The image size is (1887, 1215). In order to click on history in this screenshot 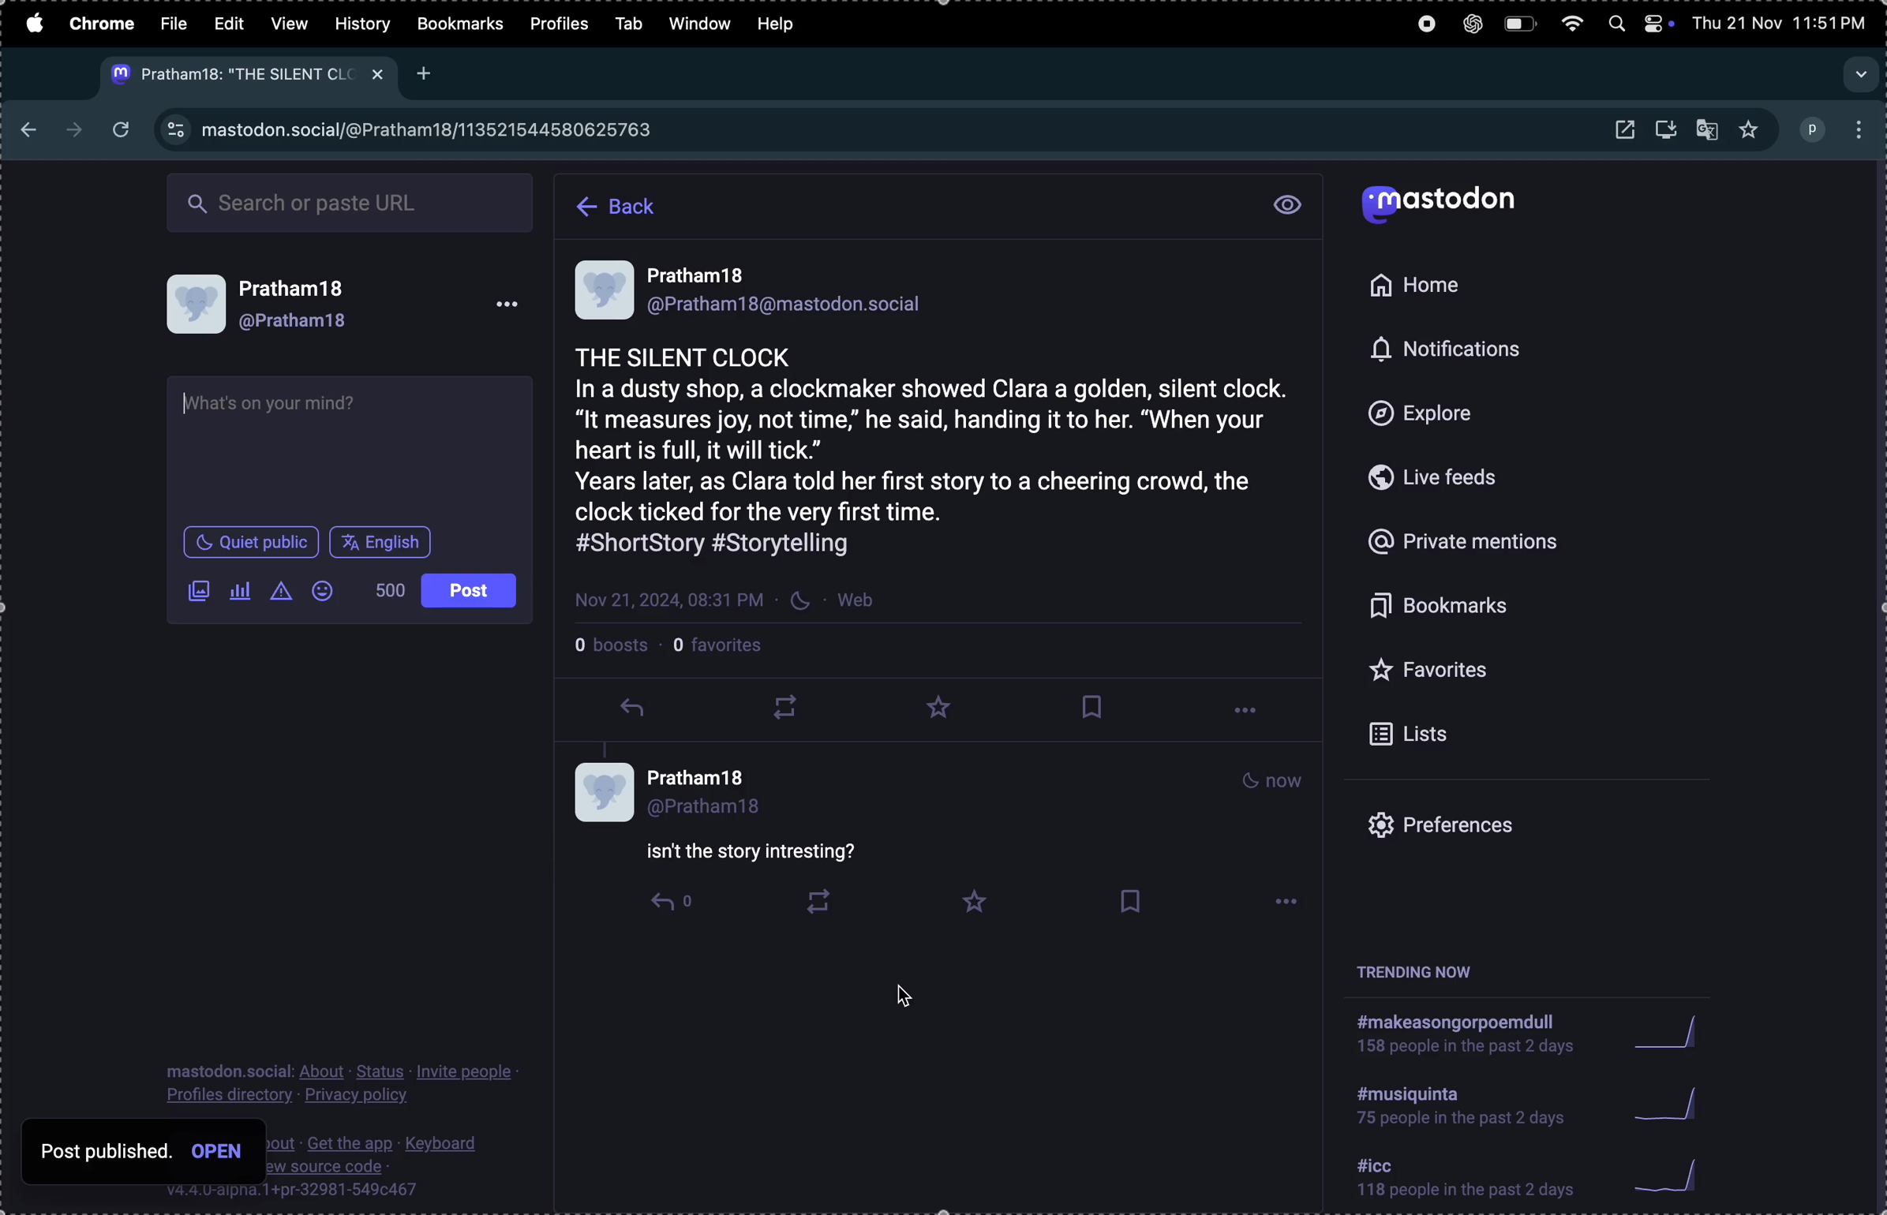, I will do `click(362, 23)`.